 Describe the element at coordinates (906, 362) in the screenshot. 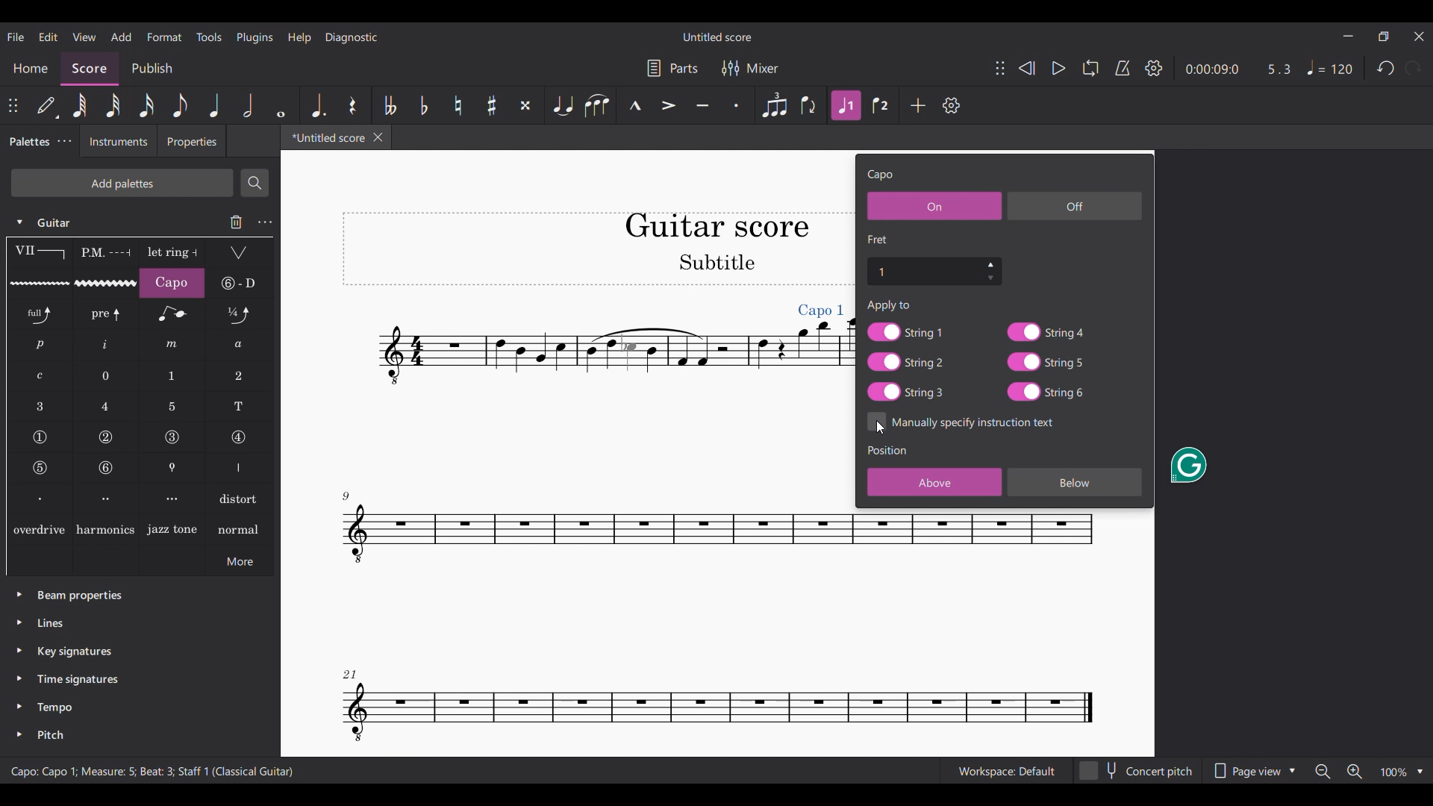

I see `String 2 toggle` at that location.